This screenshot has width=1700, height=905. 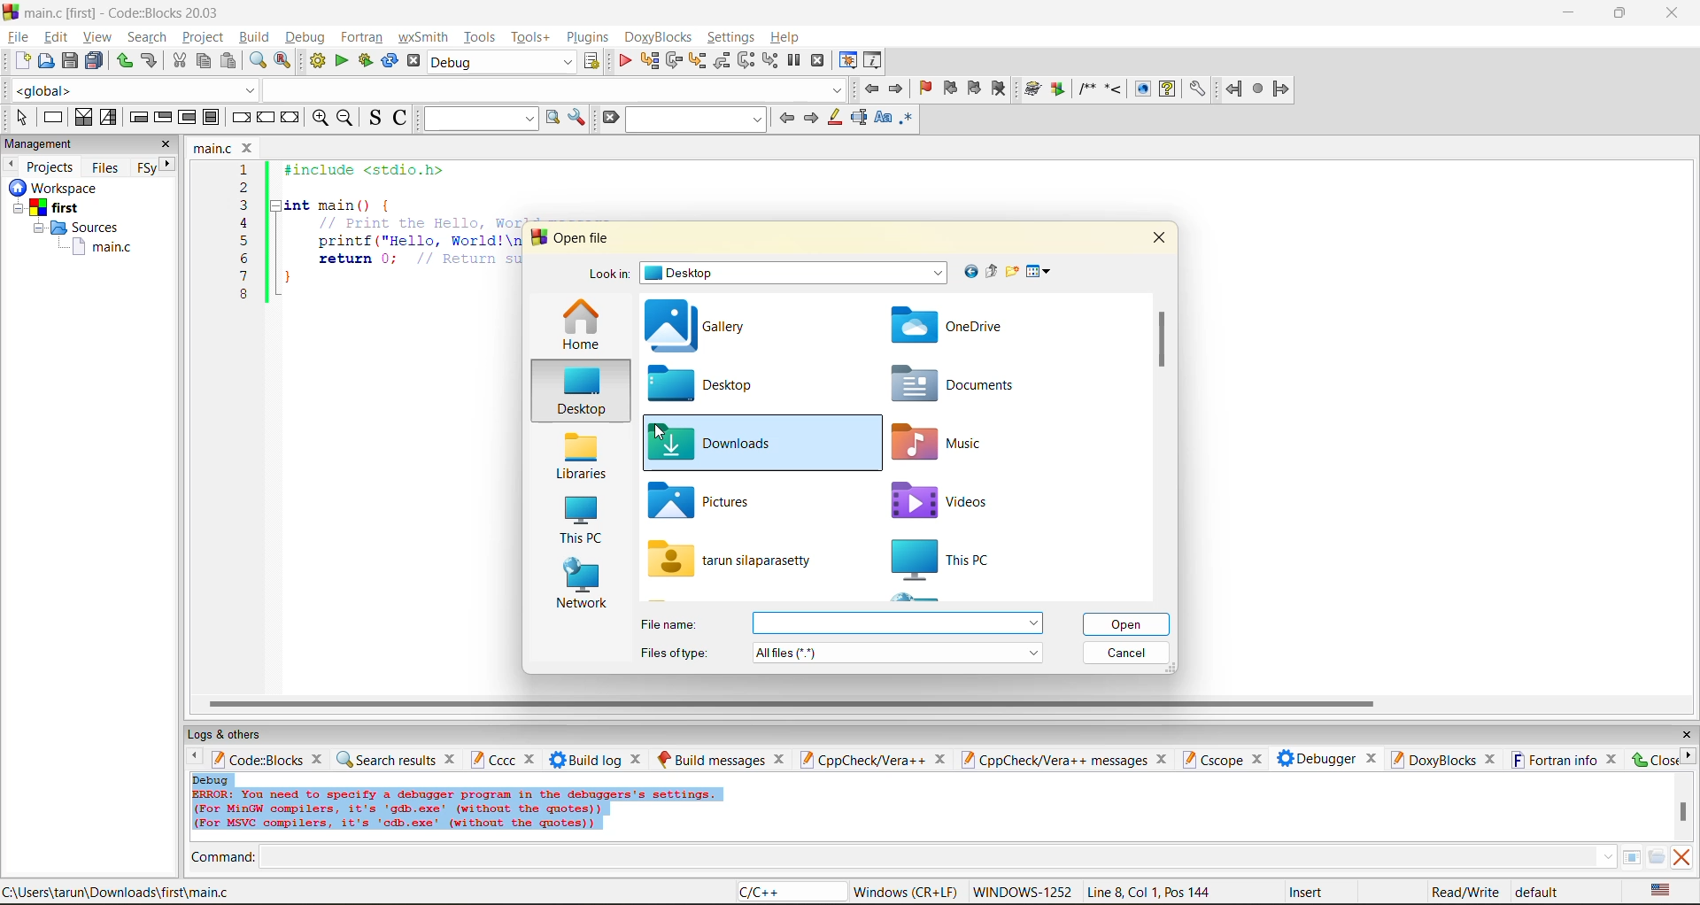 I want to click on 3, so click(x=244, y=205).